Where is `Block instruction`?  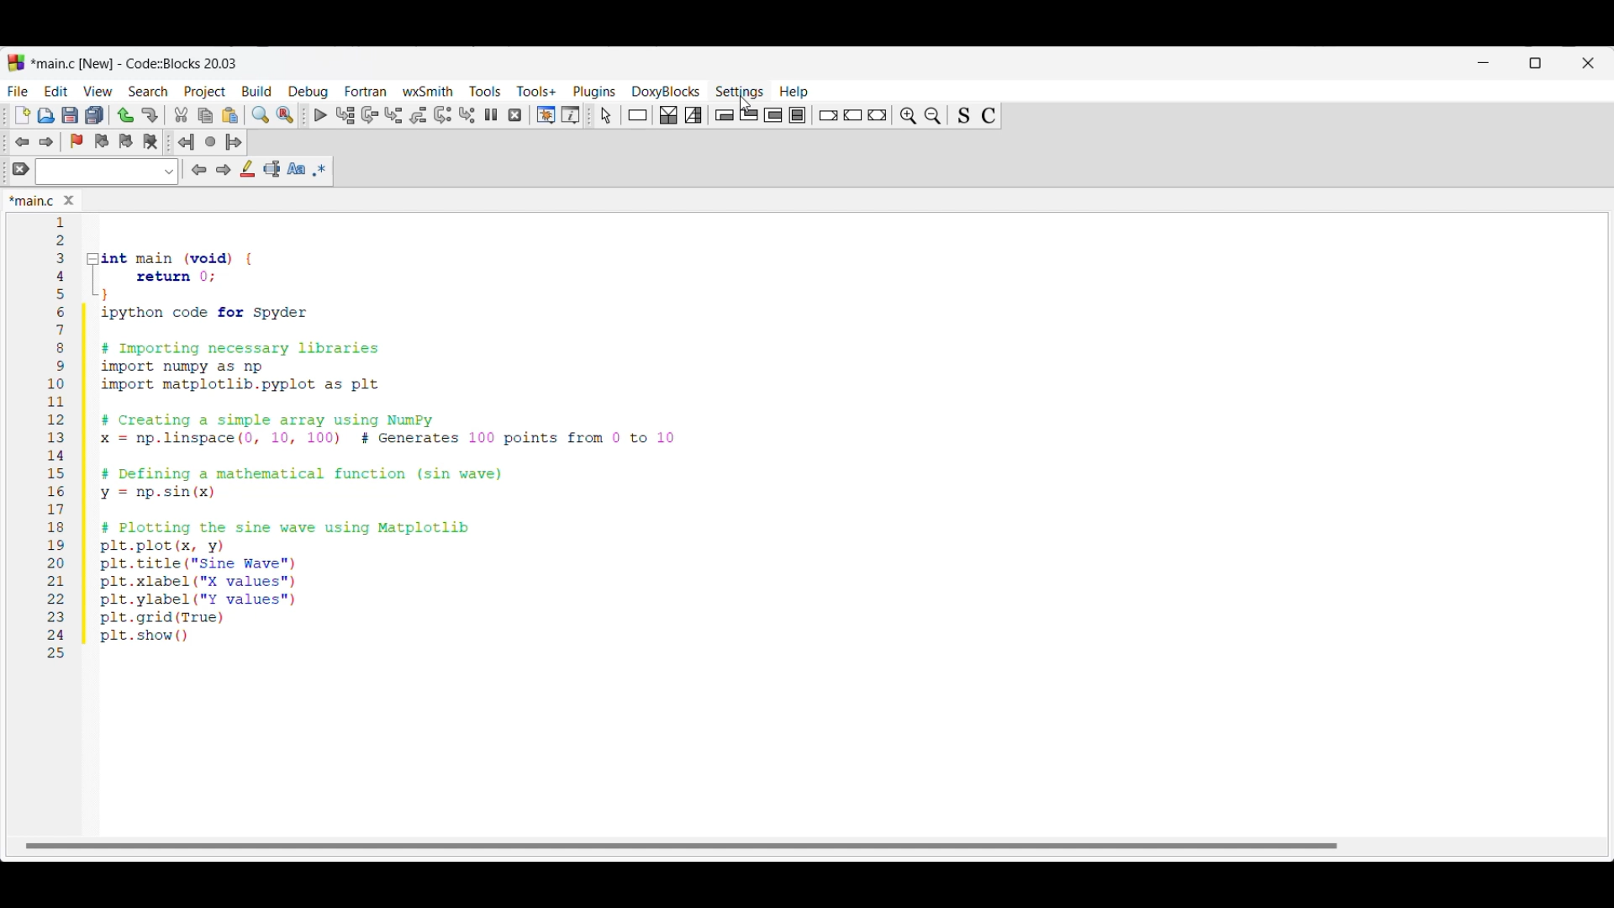 Block instruction is located at coordinates (797, 115).